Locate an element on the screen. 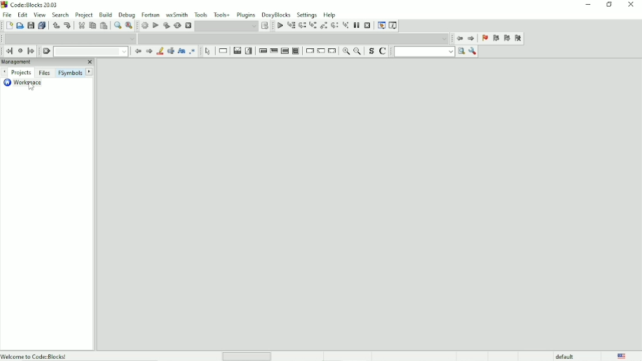 The width and height of the screenshot is (642, 361). Return instruction is located at coordinates (332, 51).